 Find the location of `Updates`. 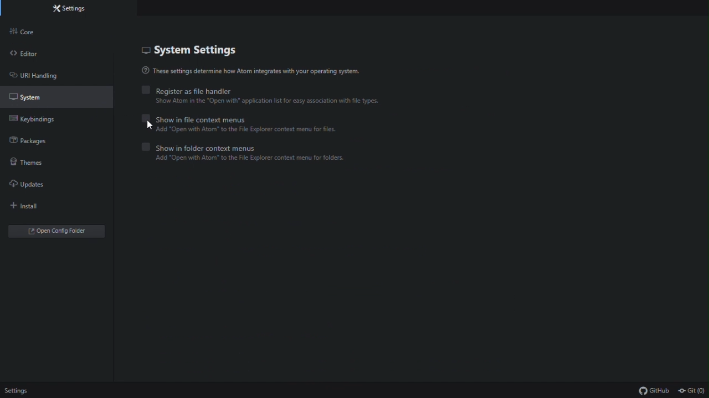

Updates is located at coordinates (38, 187).